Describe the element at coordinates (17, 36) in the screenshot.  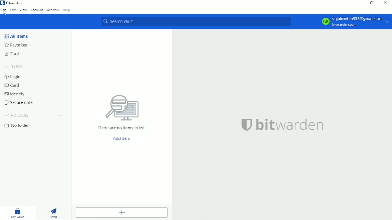
I see `All items` at that location.